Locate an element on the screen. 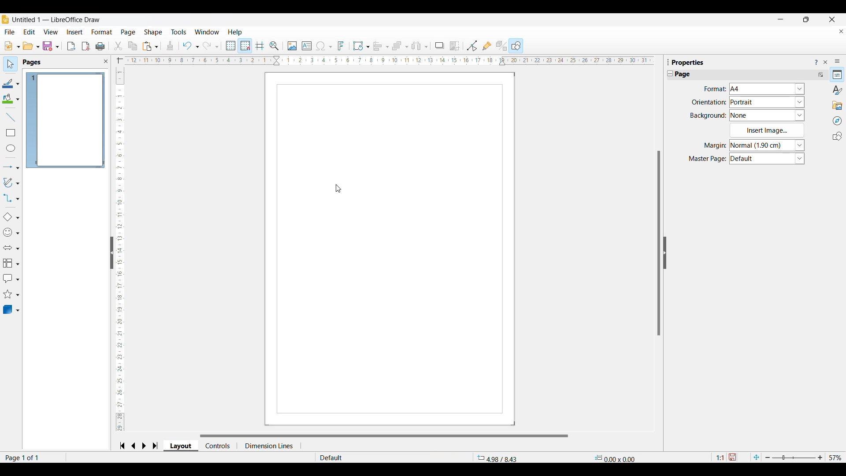  Normal (1.90 cm) is located at coordinates (768, 145).